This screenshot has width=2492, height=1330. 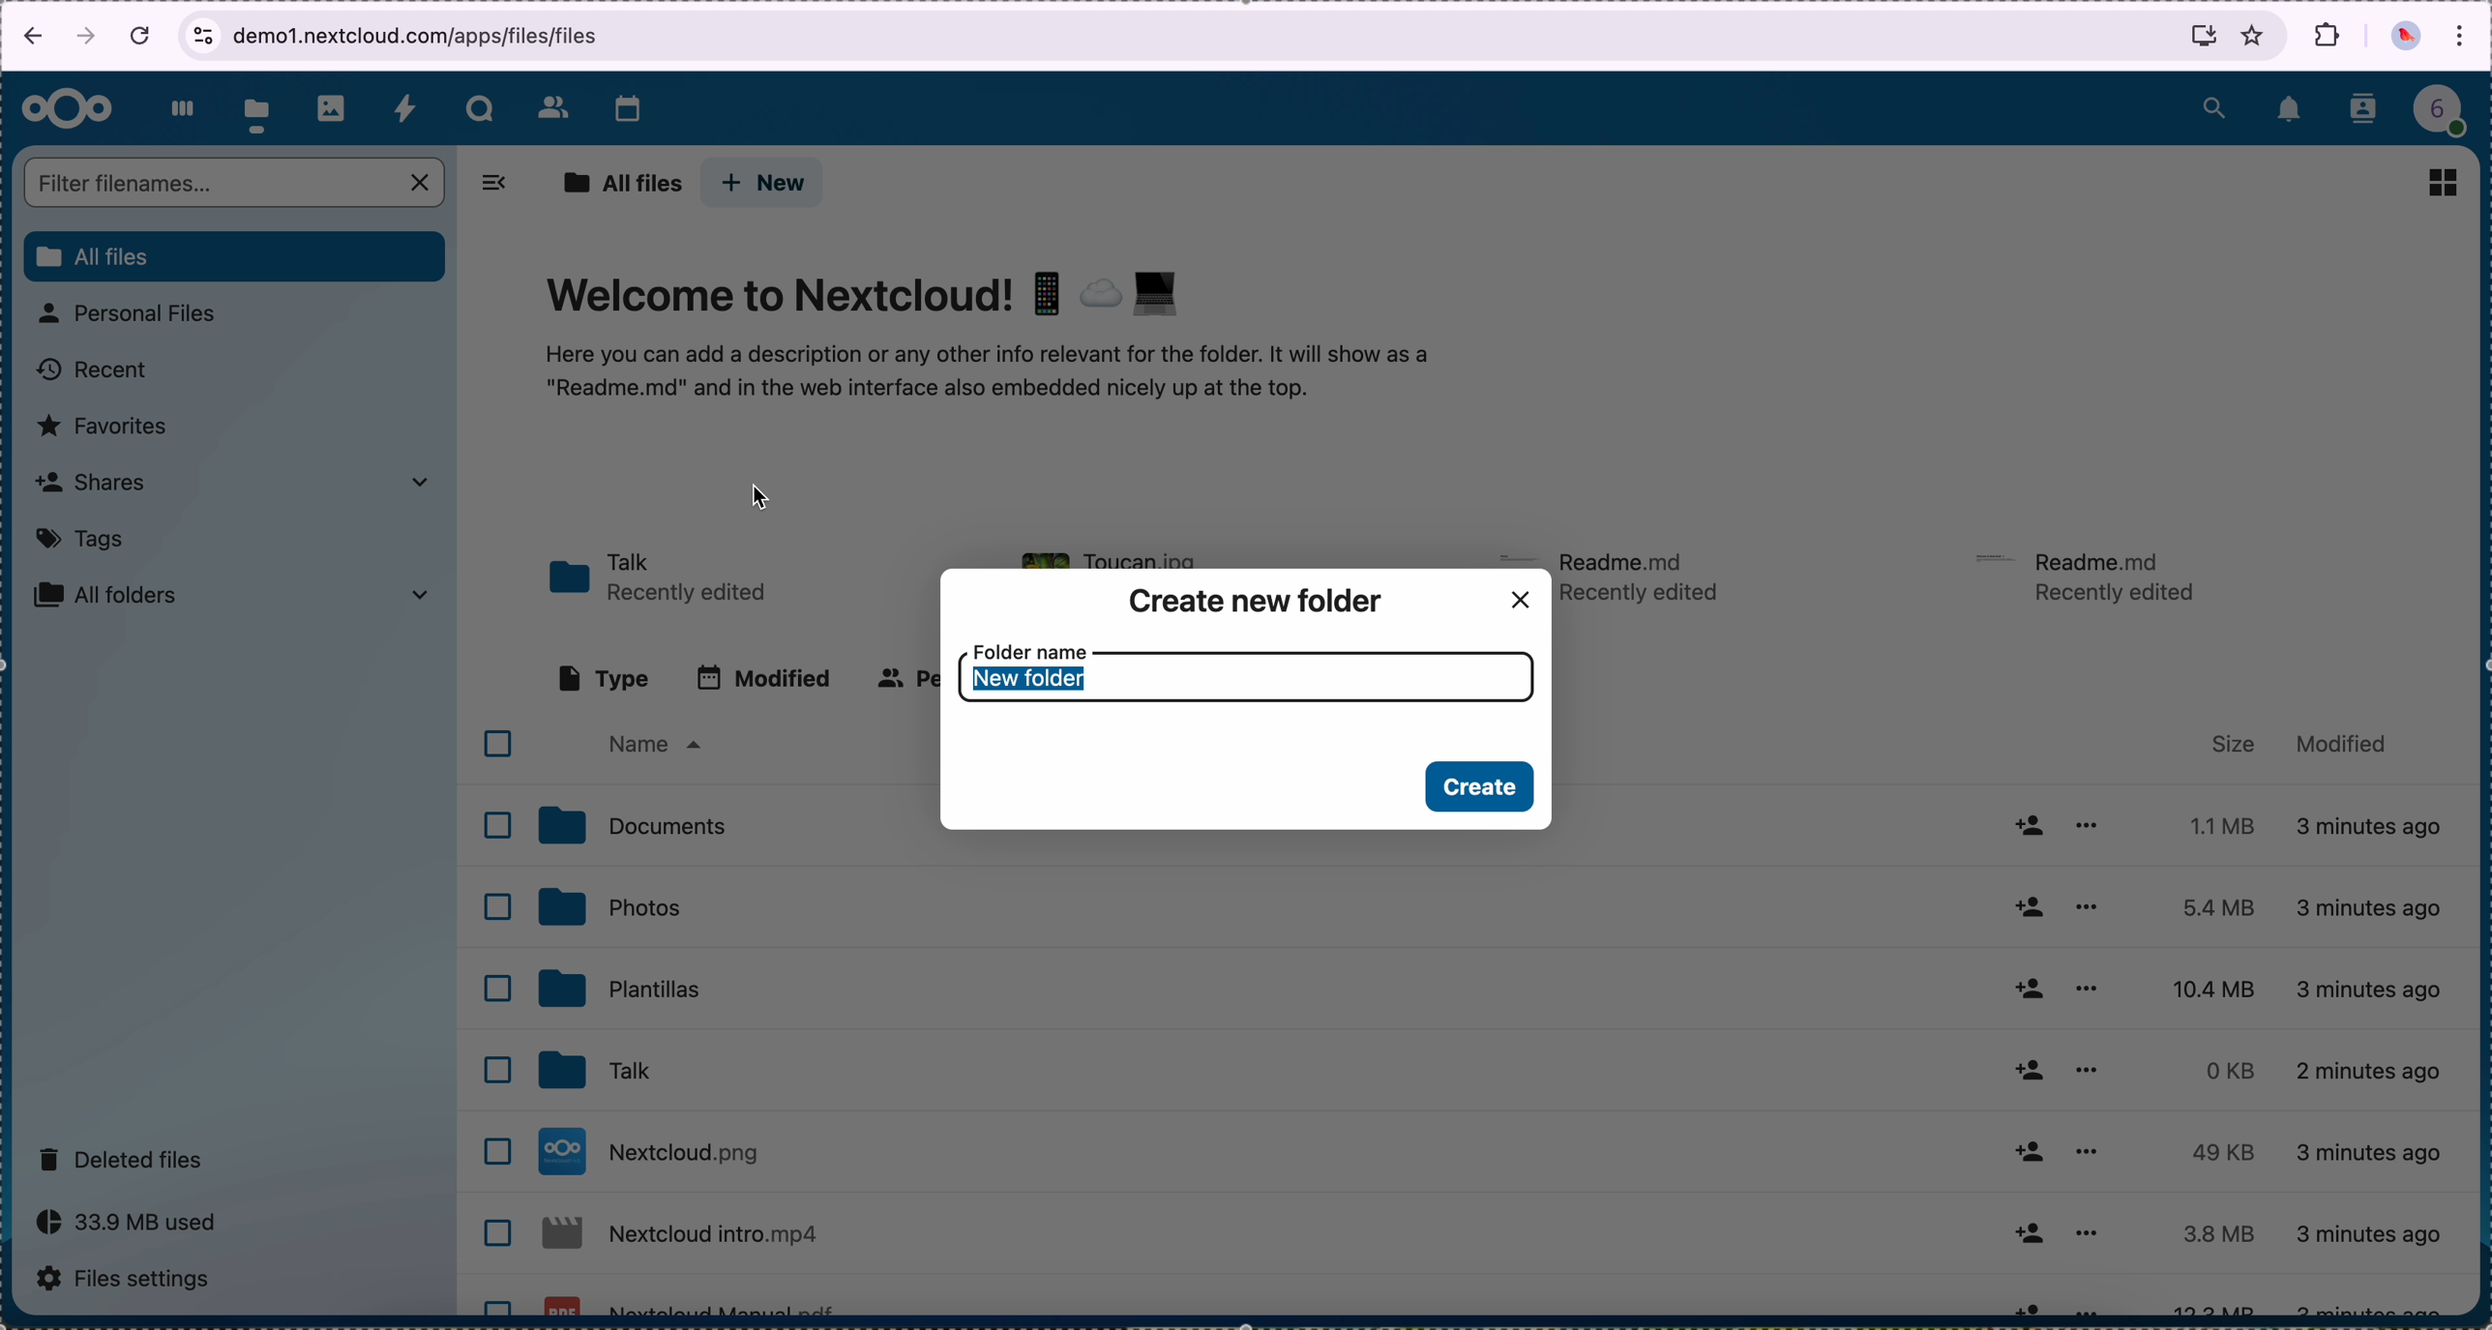 I want to click on close, so click(x=1522, y=600).